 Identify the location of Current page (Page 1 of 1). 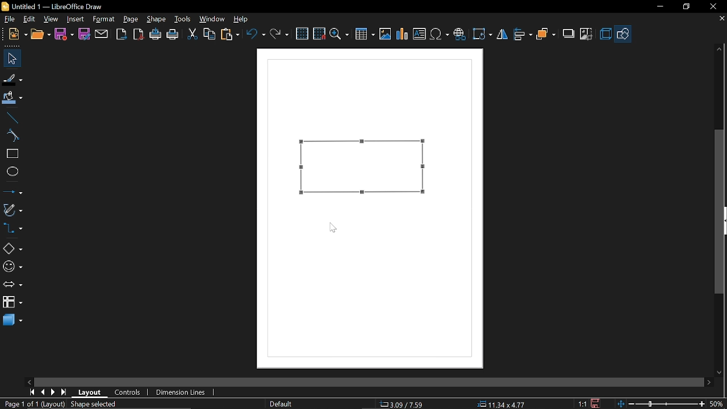
(19, 403).